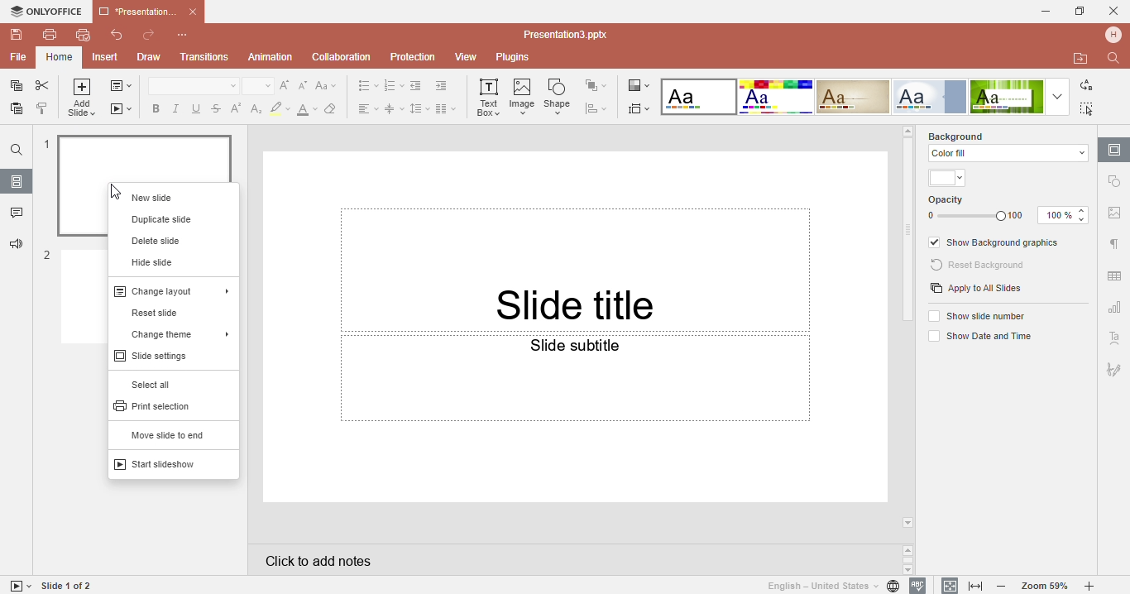  What do you see at coordinates (159, 385) in the screenshot?
I see `Select all` at bounding box center [159, 385].